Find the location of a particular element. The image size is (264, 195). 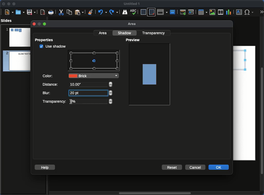

Maximize is located at coordinates (14, 4).